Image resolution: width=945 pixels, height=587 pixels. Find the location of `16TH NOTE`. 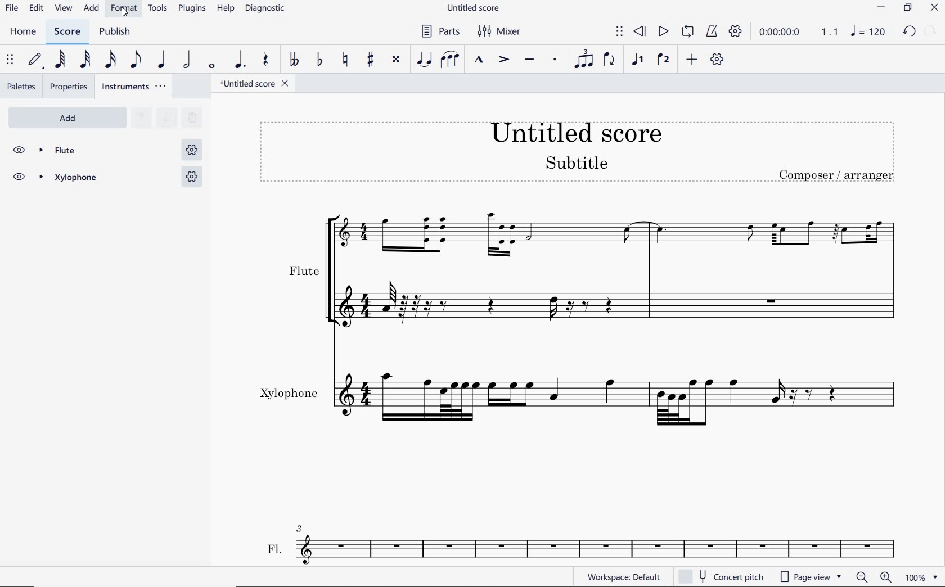

16TH NOTE is located at coordinates (110, 59).